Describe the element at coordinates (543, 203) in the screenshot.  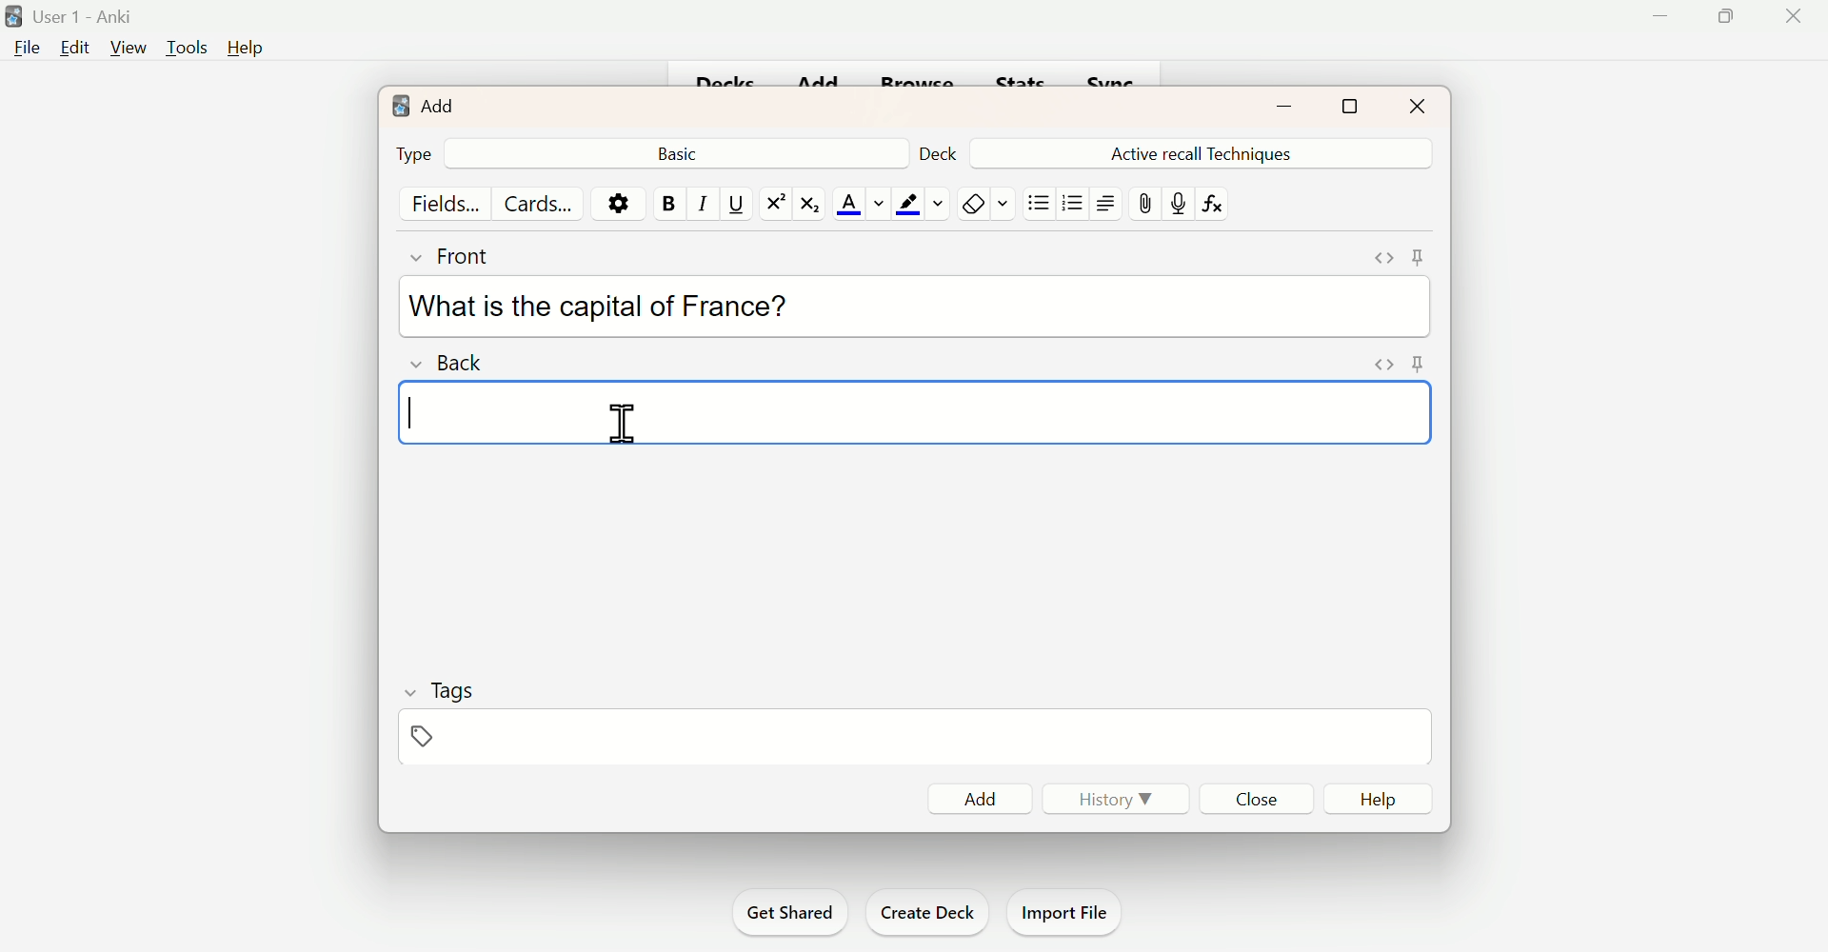
I see `Cards` at that location.